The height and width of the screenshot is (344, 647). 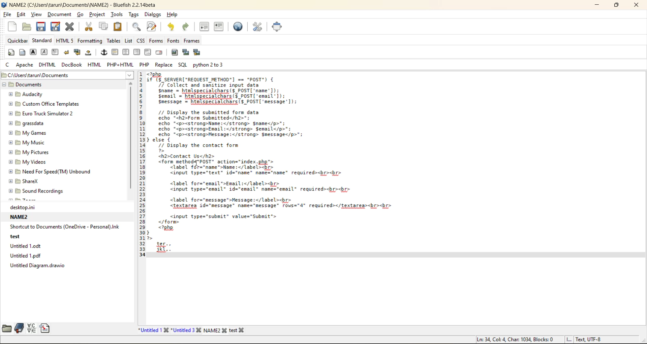 What do you see at coordinates (36, 265) in the screenshot?
I see `untitled diagram` at bounding box center [36, 265].